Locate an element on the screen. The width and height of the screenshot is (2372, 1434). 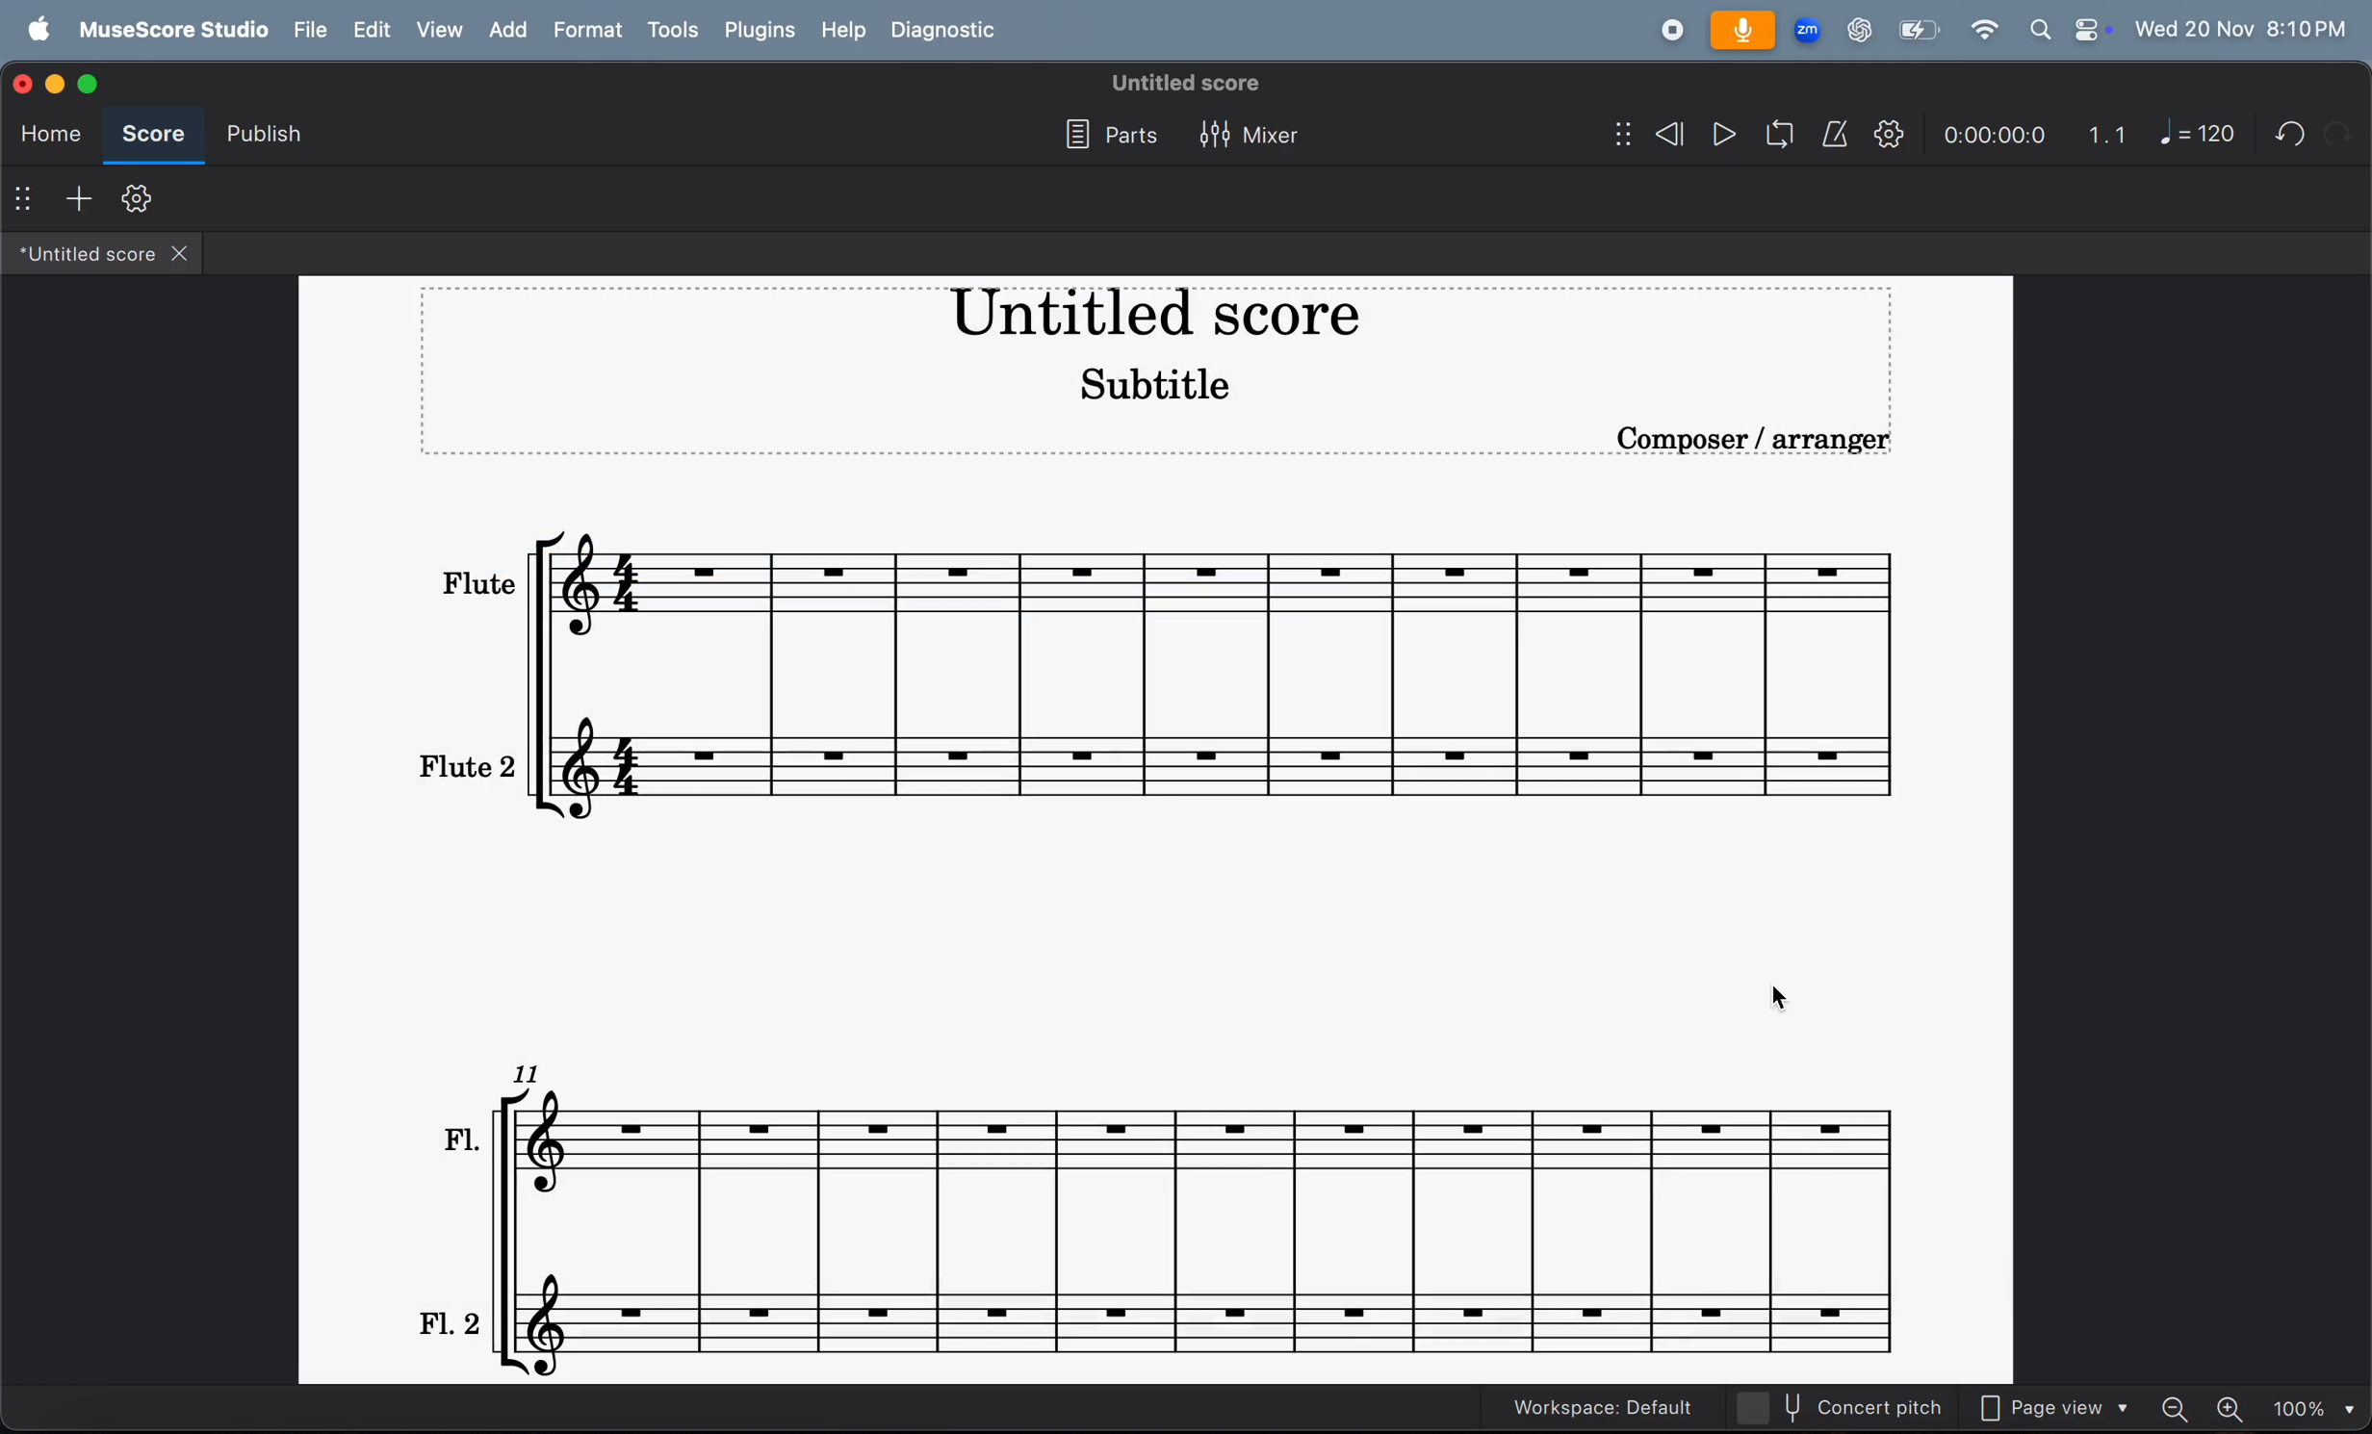
add is located at coordinates (81, 197).